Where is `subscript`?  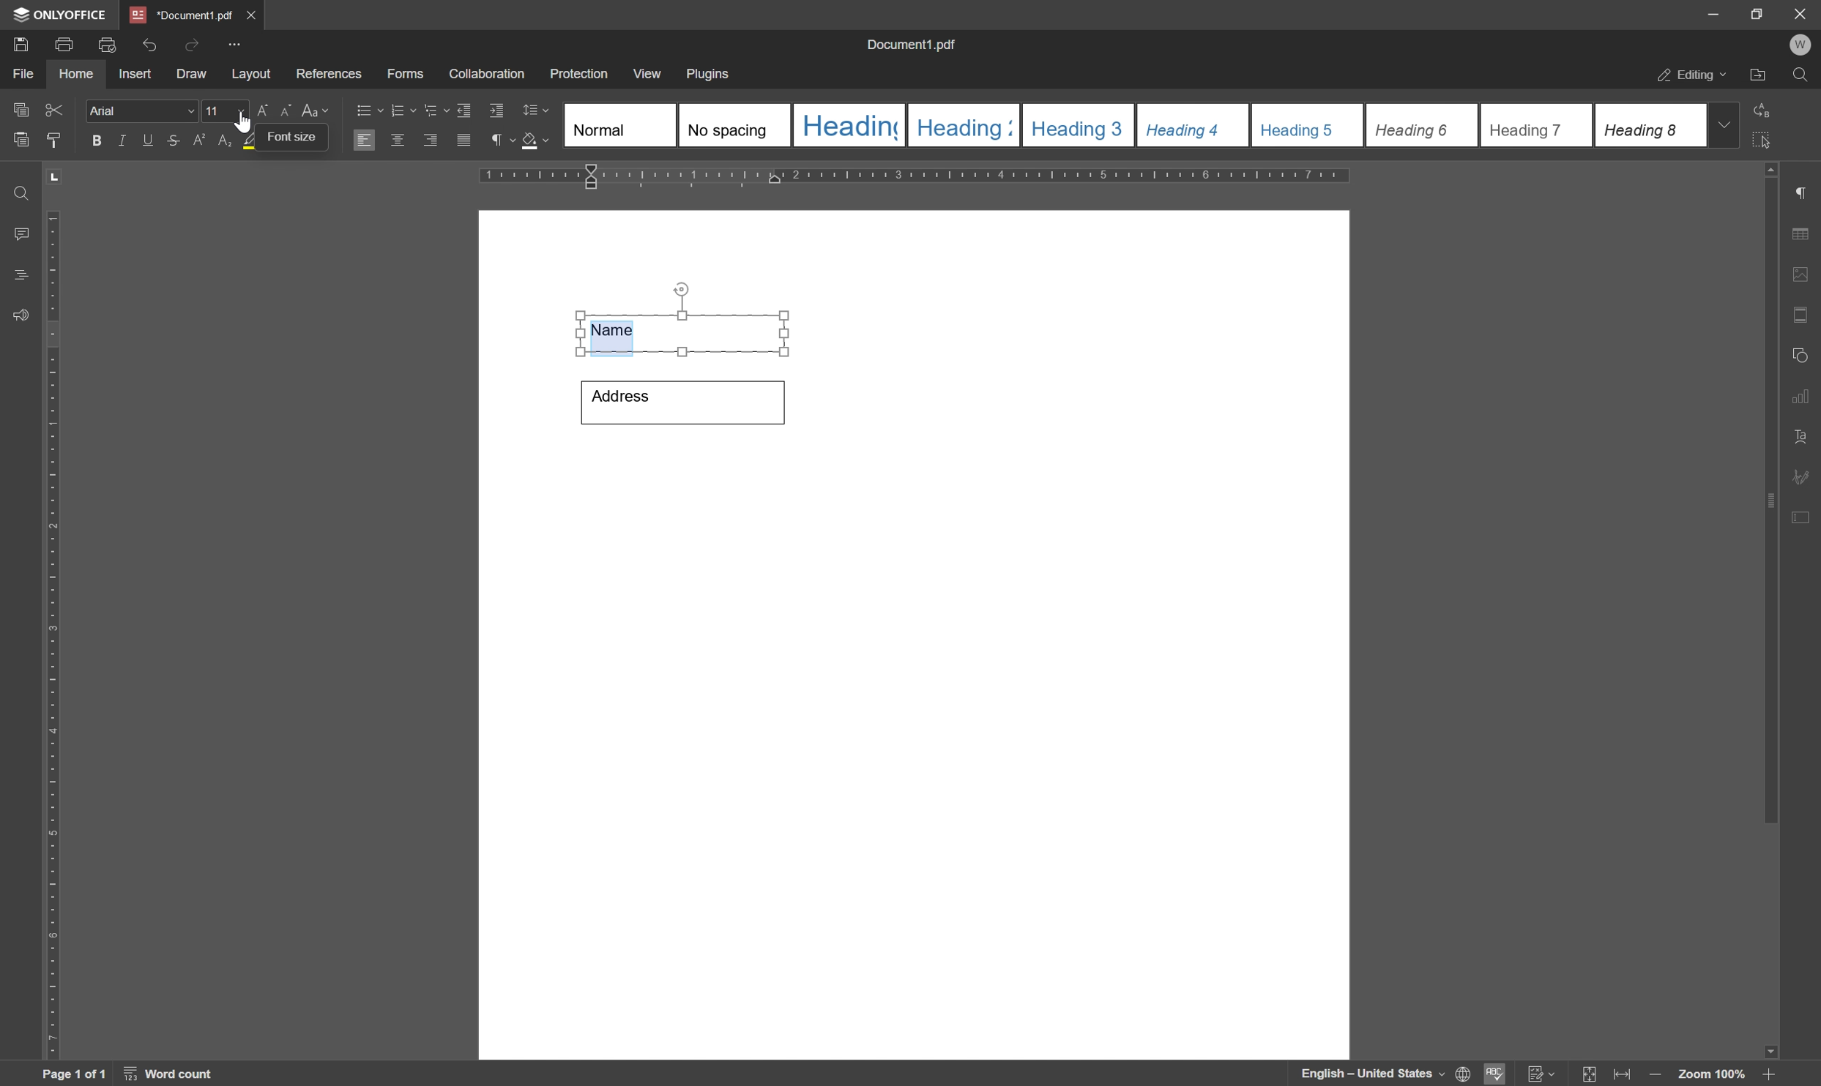 subscript is located at coordinates (220, 141).